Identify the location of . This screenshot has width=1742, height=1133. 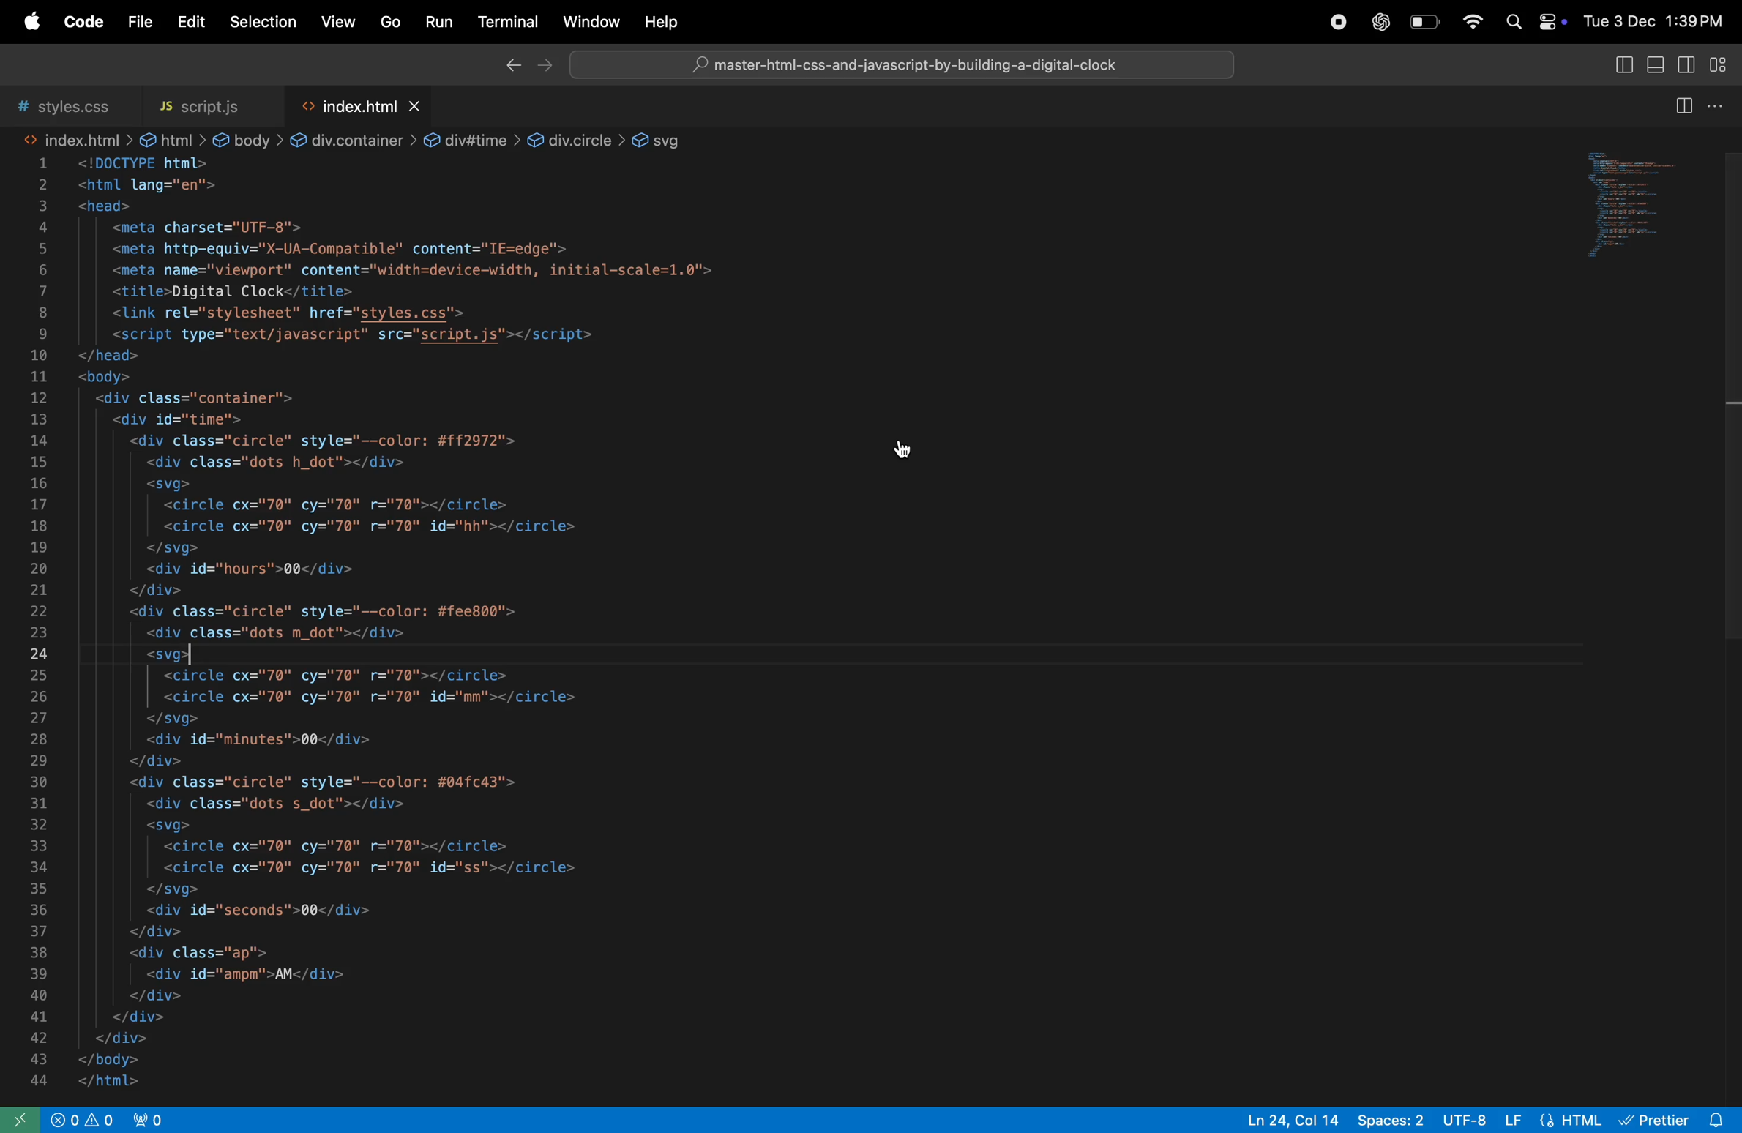
(733, 624).